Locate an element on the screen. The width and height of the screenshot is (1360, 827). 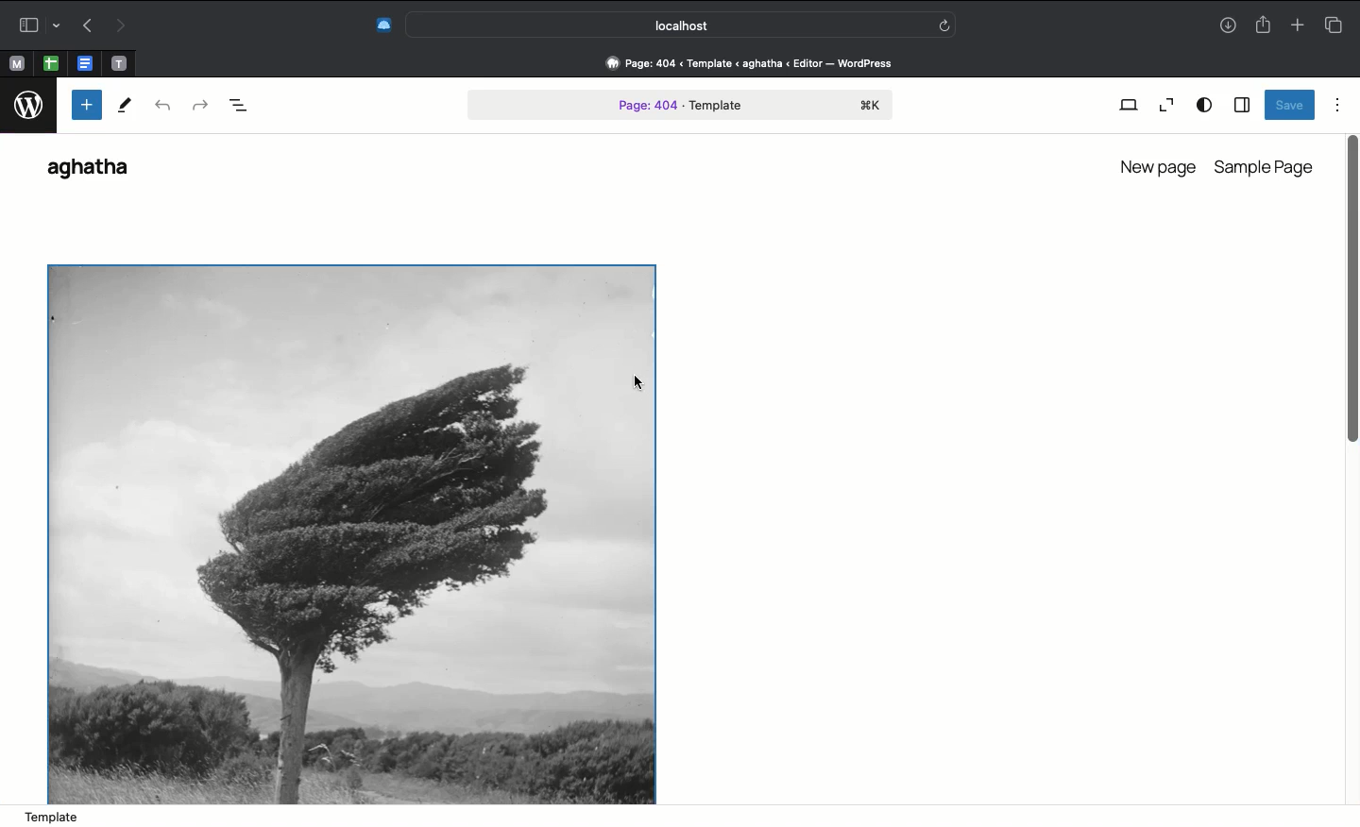
Save is located at coordinates (1290, 105).